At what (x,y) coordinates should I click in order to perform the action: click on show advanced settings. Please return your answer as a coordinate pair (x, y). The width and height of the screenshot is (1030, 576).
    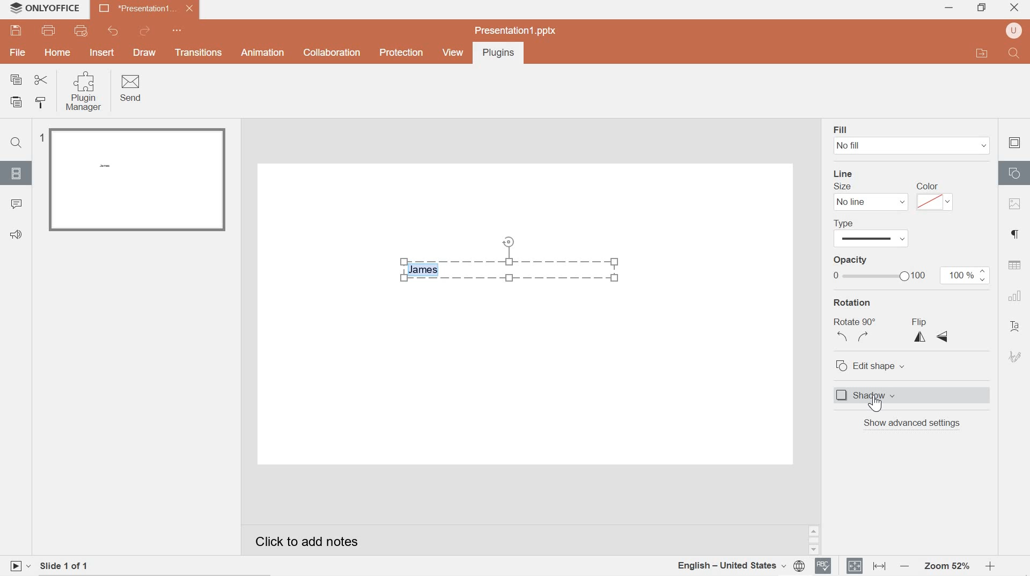
    Looking at the image, I should click on (914, 425).